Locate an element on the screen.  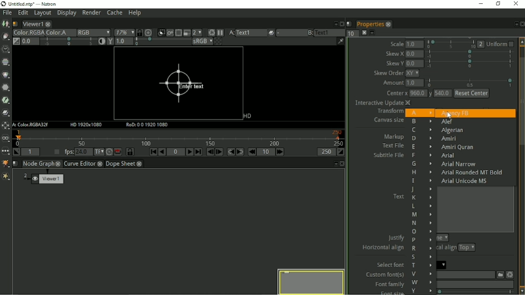
close is located at coordinates (100, 164).